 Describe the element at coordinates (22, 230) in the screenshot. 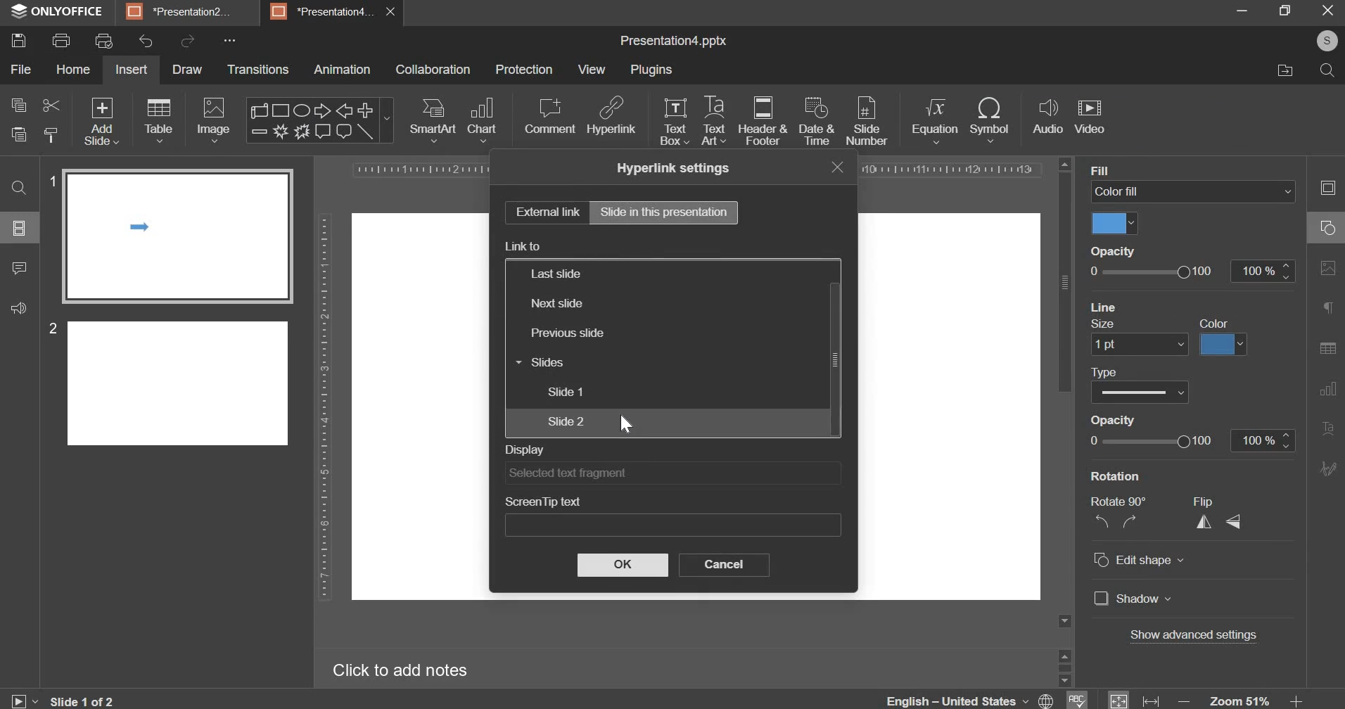

I see `` at that location.